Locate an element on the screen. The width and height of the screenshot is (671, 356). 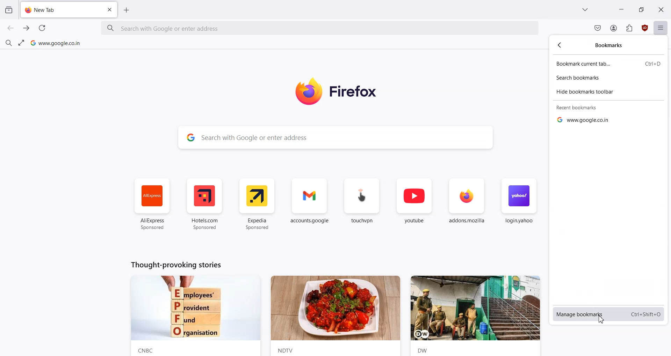
Search Bar is located at coordinates (336, 137).